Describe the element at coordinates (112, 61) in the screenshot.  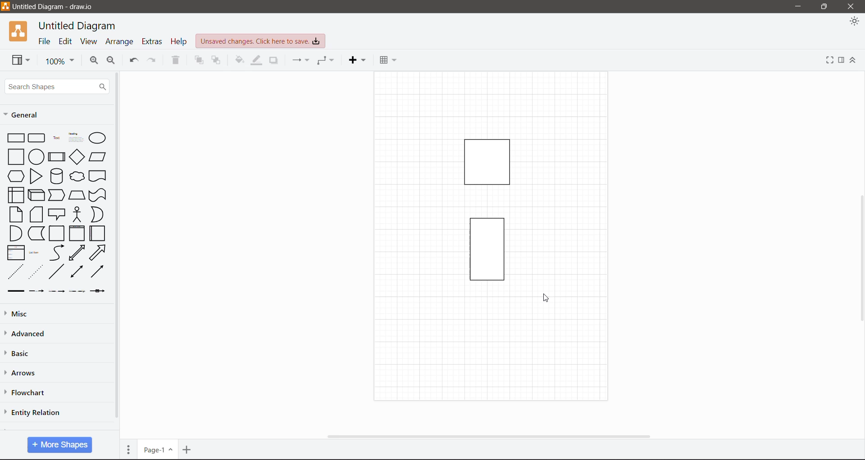
I see `Zoom Out` at that location.